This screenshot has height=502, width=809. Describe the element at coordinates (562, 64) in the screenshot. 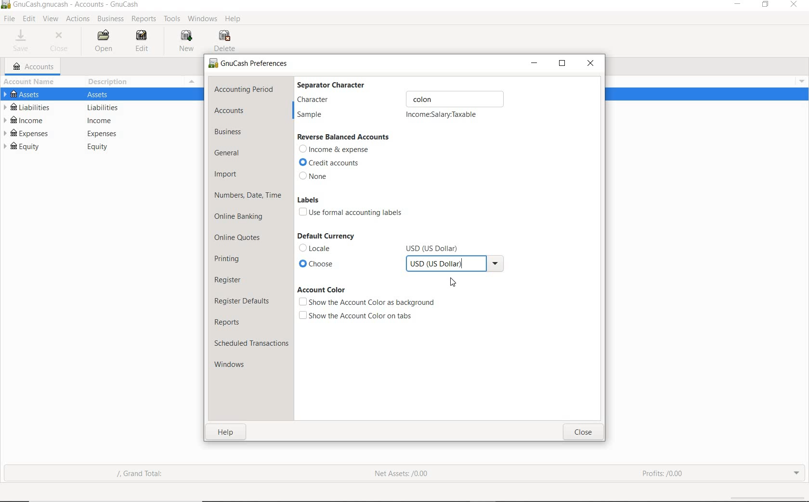

I see `restore down` at that location.